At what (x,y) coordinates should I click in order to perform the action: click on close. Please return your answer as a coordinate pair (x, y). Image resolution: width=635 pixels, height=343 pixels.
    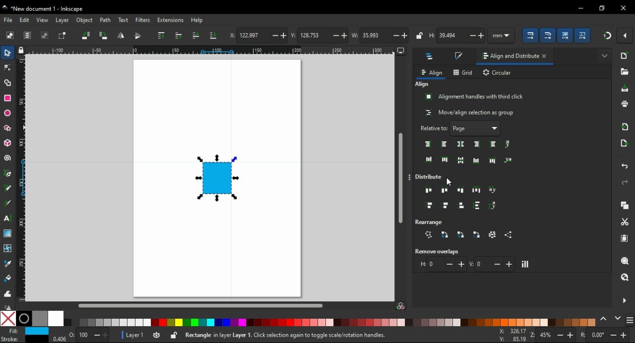
    Looking at the image, I should click on (547, 57).